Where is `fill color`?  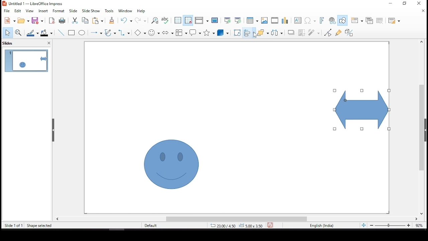
fill color is located at coordinates (48, 33).